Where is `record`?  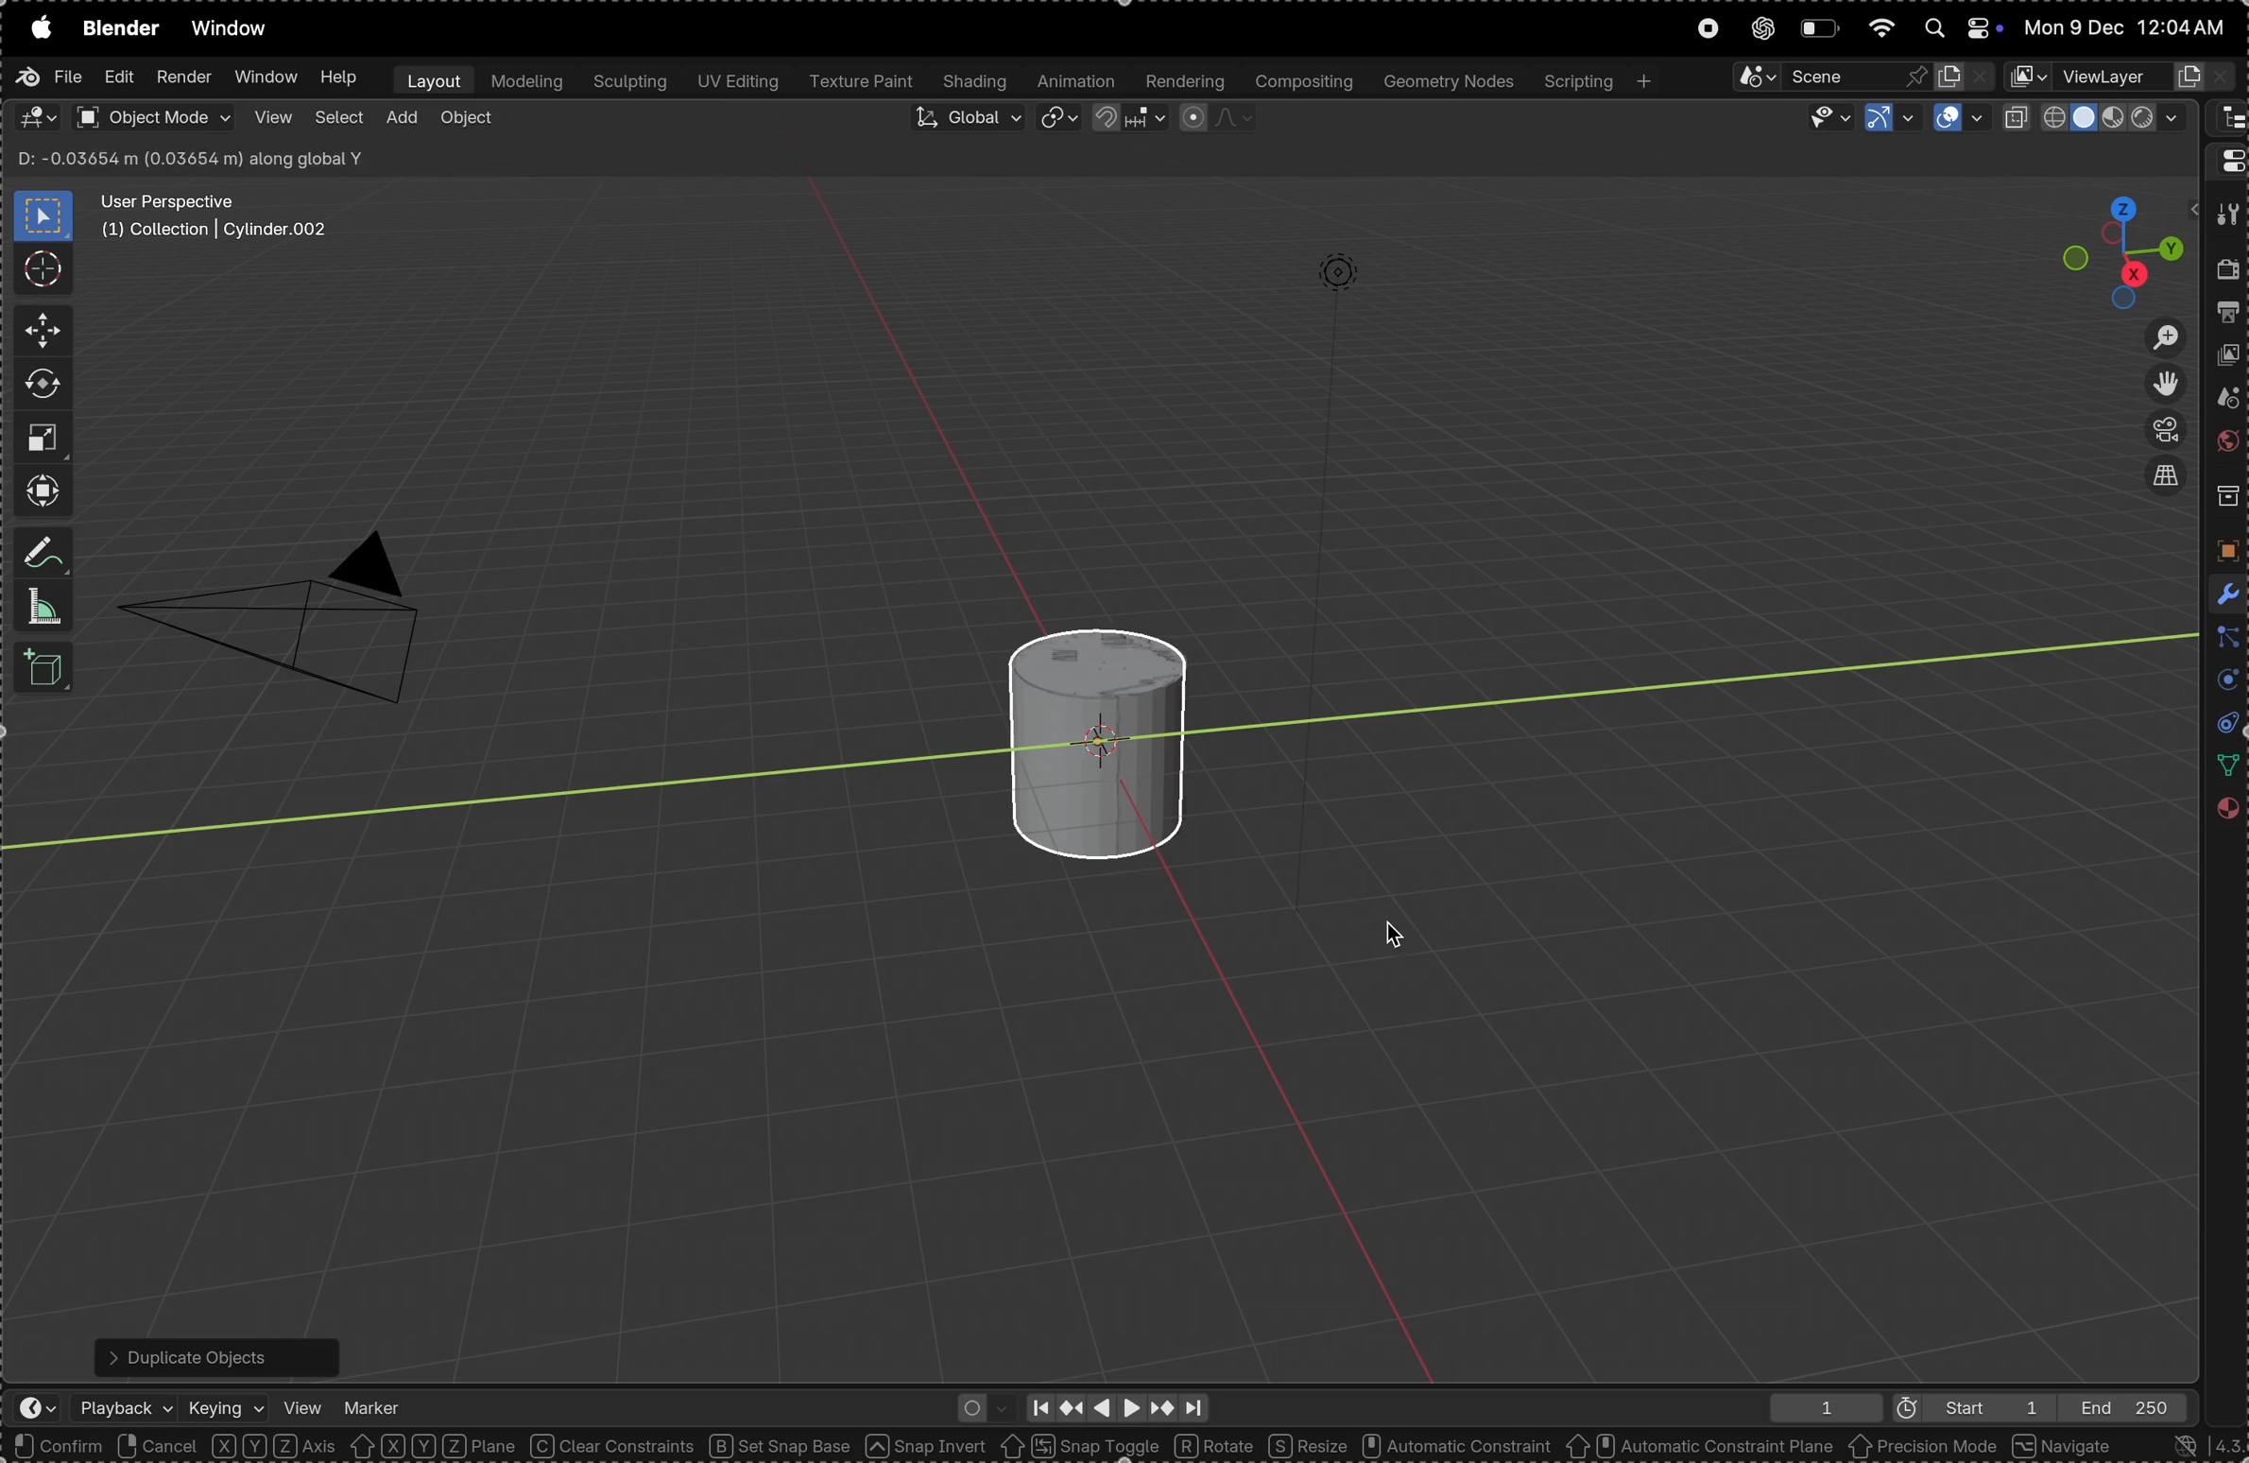
record is located at coordinates (1706, 30).